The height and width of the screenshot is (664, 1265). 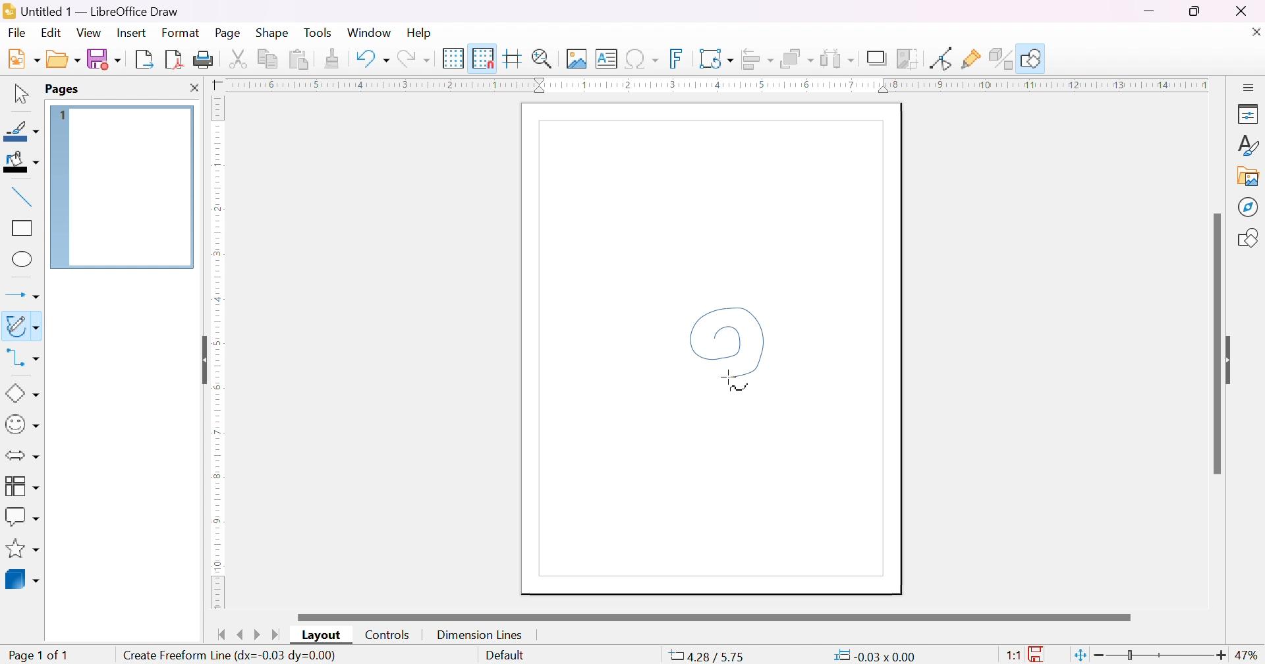 I want to click on lines and arrows, so click(x=24, y=296).